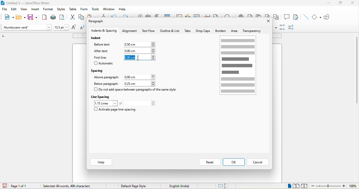  I want to click on standard selection, so click(223, 186).